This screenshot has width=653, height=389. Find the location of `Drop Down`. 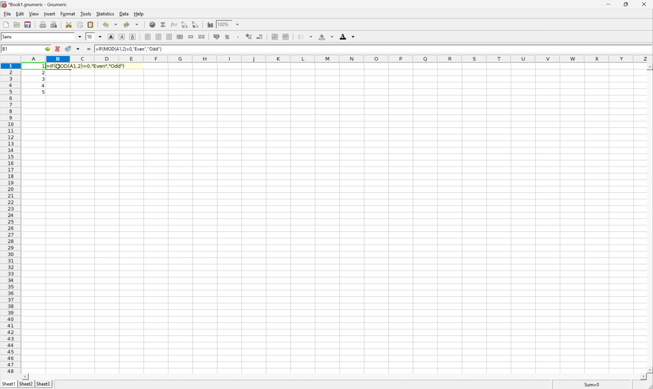

Drop Down is located at coordinates (81, 36).